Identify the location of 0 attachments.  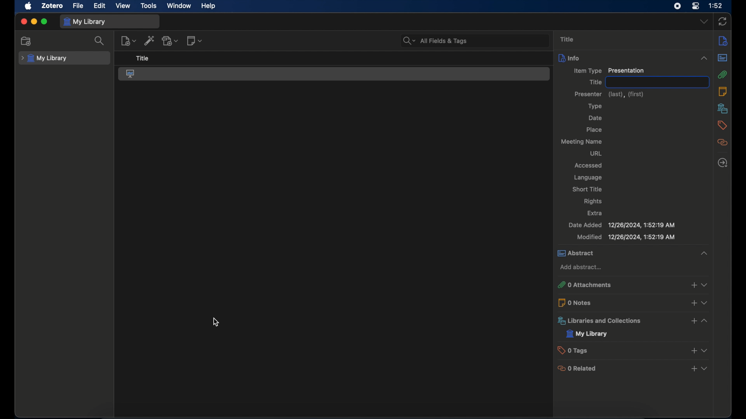
(632, 285).